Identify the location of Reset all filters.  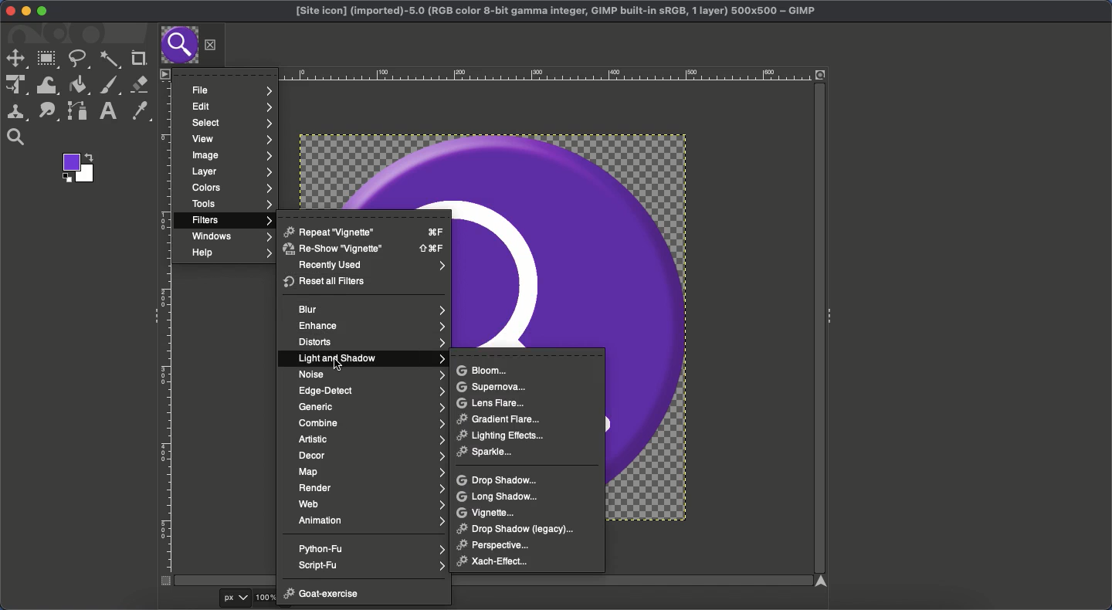
(326, 282).